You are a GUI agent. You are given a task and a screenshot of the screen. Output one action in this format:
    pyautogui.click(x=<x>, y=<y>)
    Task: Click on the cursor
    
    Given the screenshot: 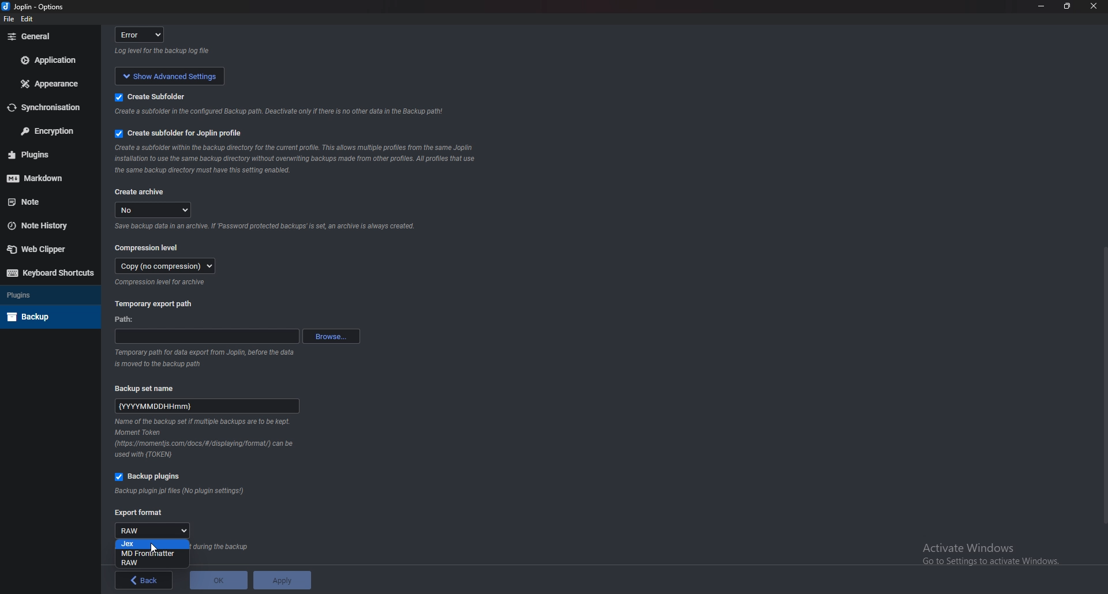 What is the action you would take?
    pyautogui.click(x=152, y=548)
    